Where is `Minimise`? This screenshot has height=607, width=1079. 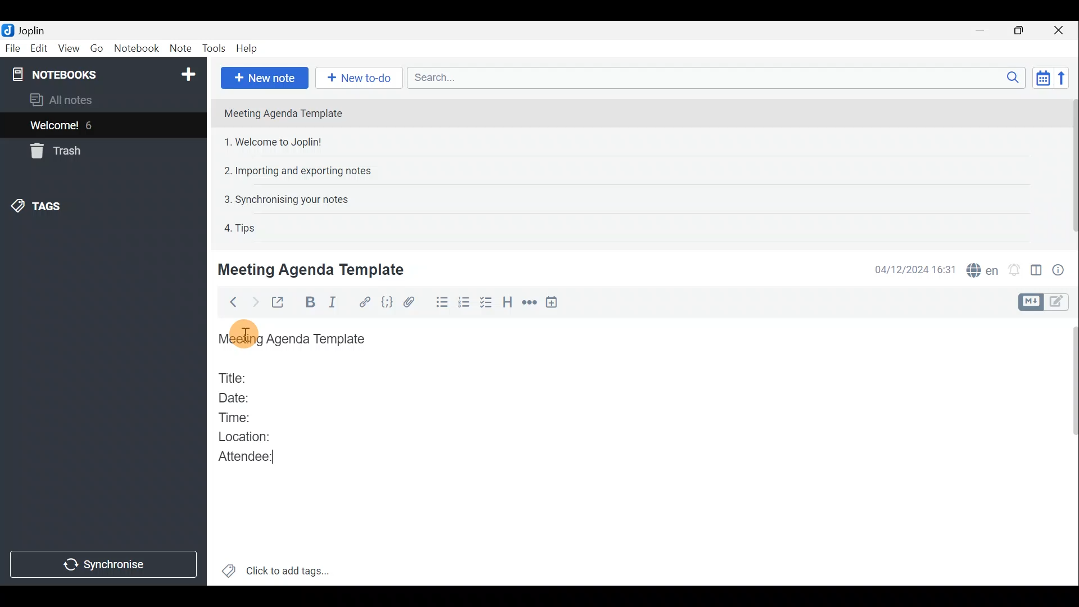 Minimise is located at coordinates (982, 30).